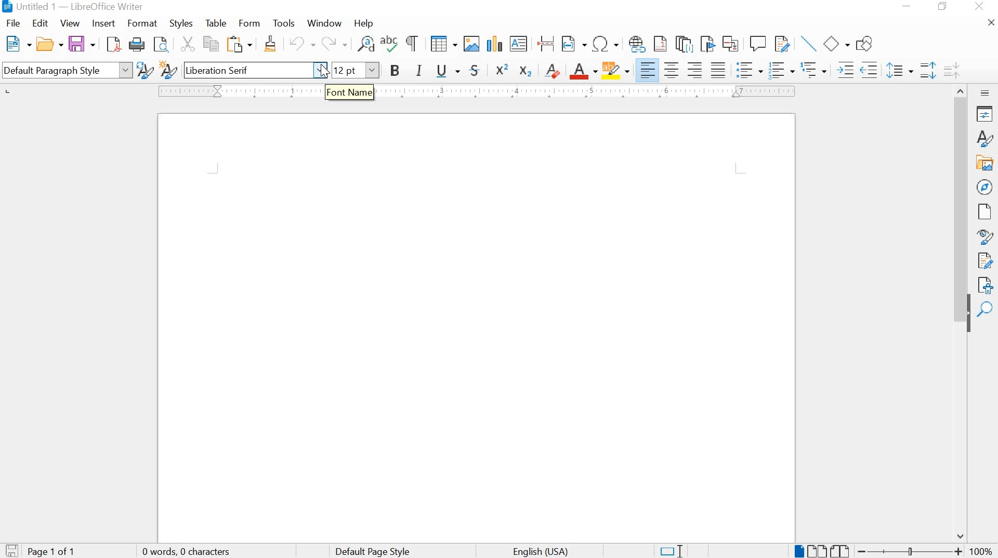 Image resolution: width=998 pixels, height=558 pixels. Describe the element at coordinates (448, 71) in the screenshot. I see `UNDERLINE` at that location.